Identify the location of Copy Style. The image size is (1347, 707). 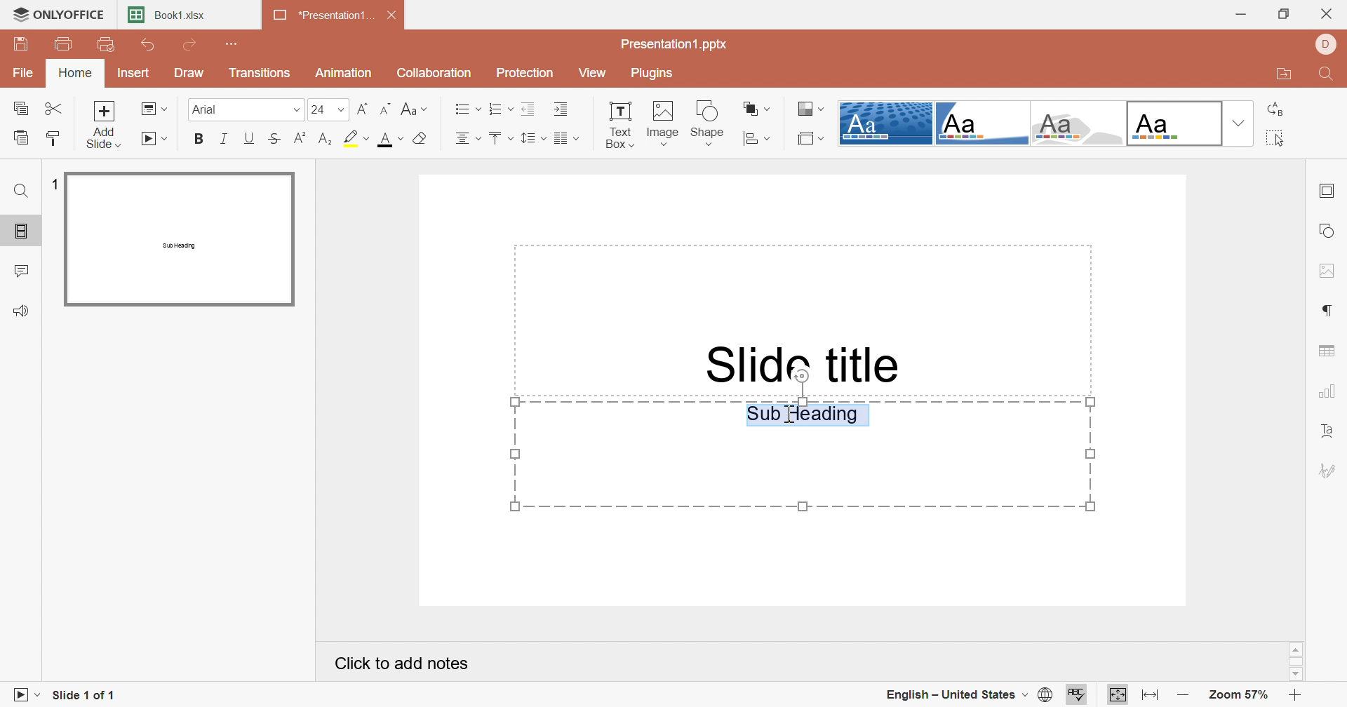
(55, 137).